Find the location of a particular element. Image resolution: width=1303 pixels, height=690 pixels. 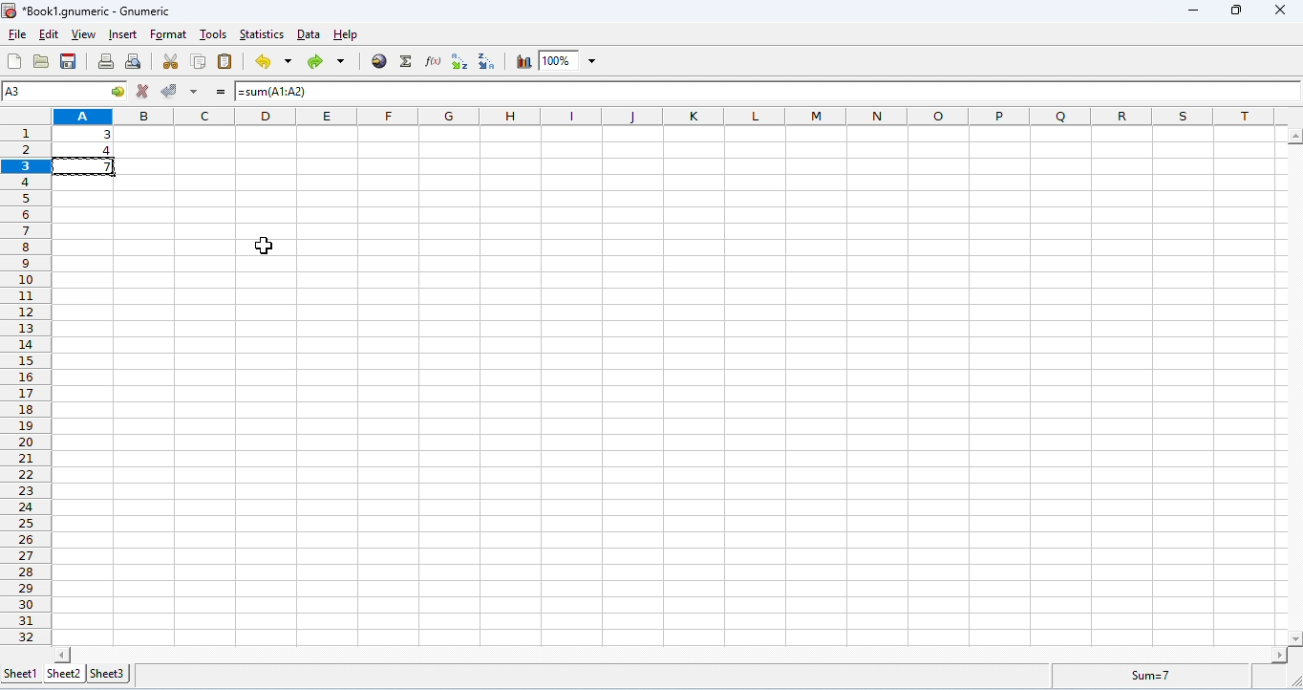

= is located at coordinates (221, 95).